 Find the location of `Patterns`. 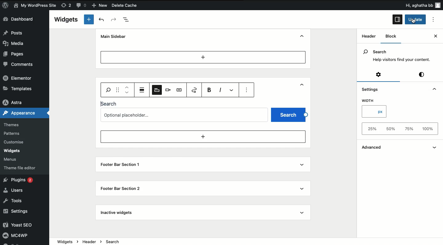

Patterns is located at coordinates (14, 134).